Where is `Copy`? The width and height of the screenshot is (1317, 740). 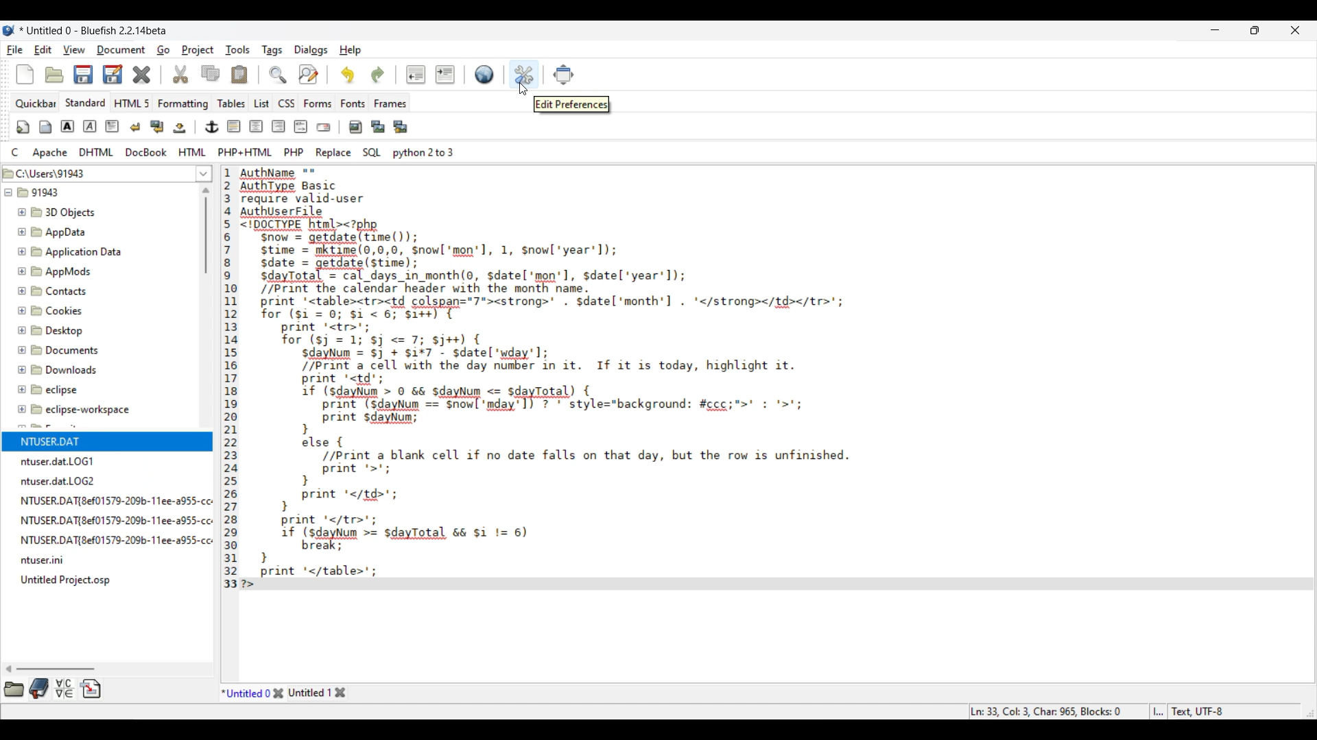 Copy is located at coordinates (211, 73).